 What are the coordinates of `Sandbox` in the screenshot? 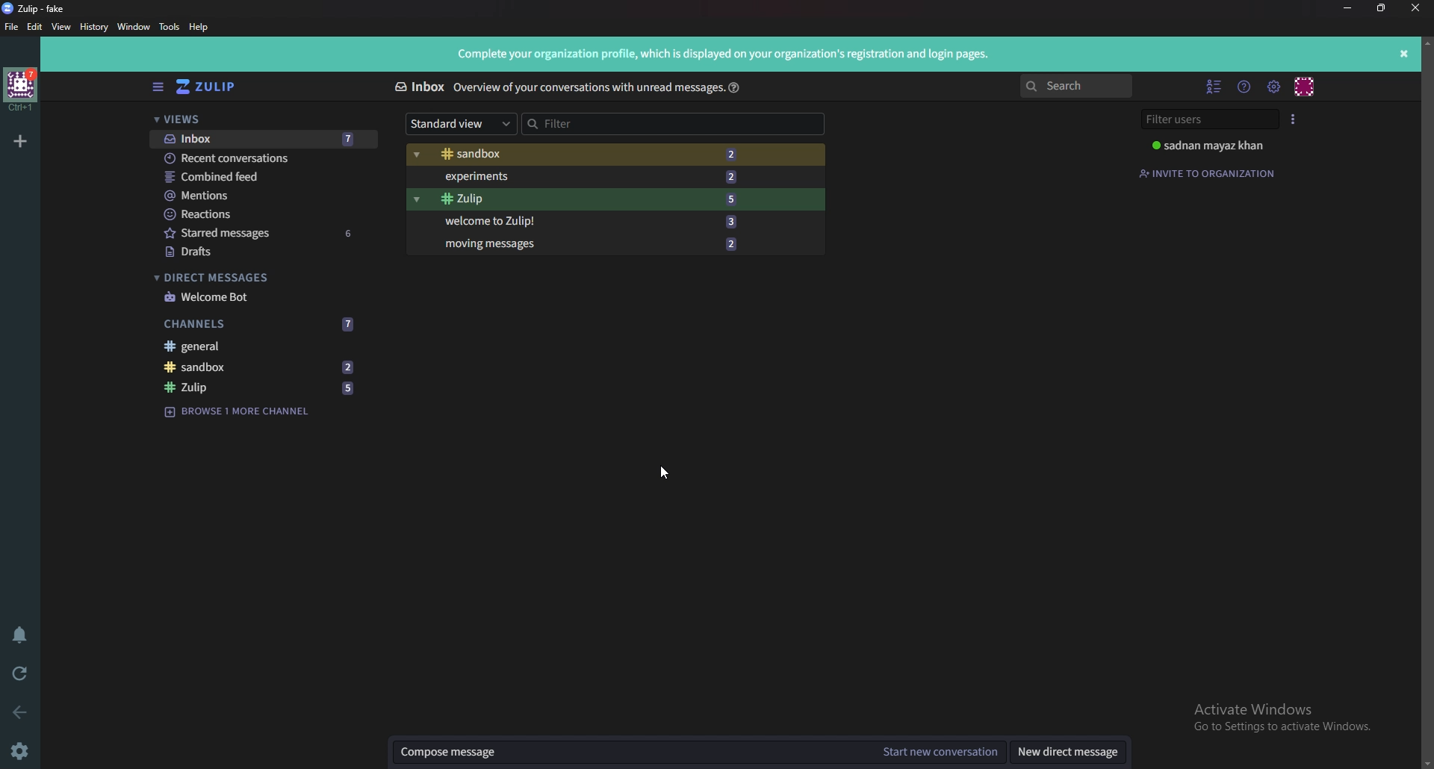 It's located at (594, 155).